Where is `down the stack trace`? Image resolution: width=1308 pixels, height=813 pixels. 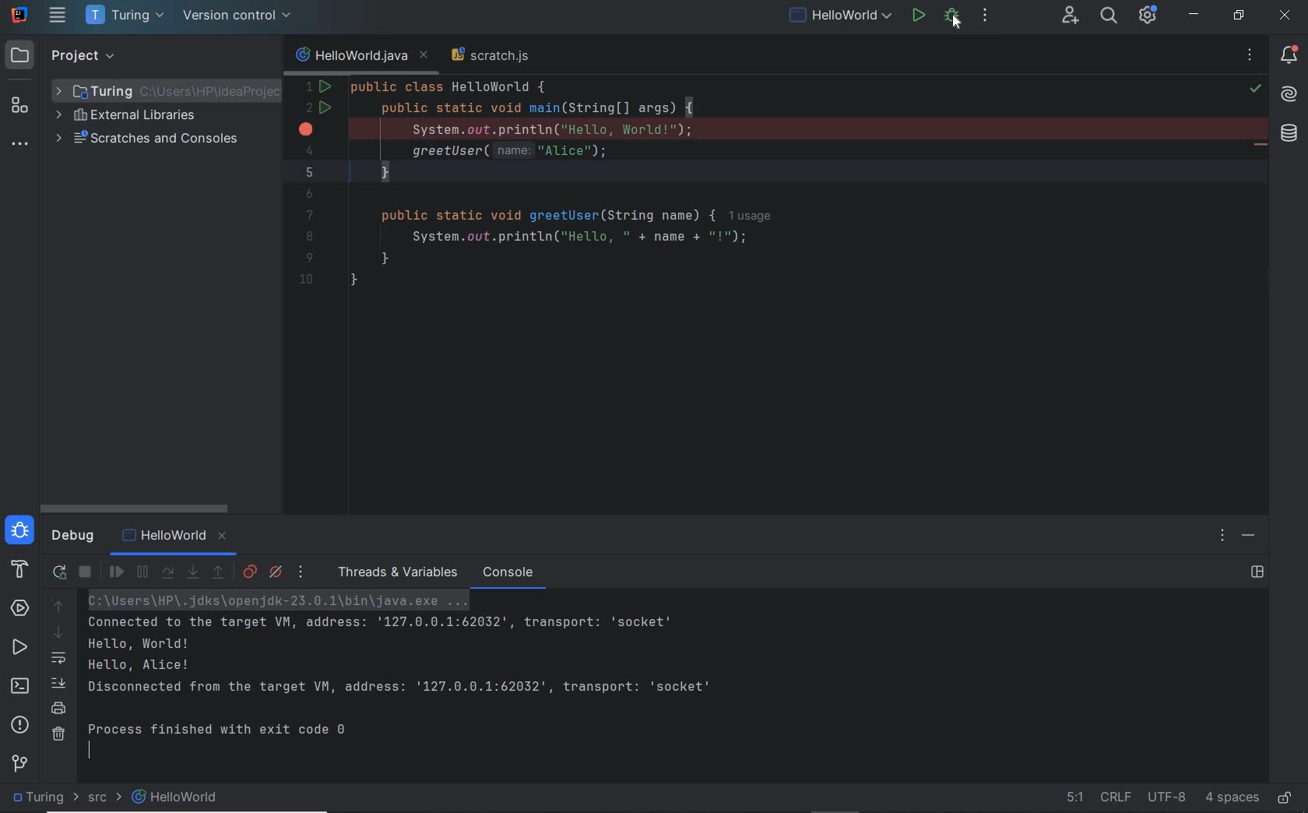 down the stack trace is located at coordinates (58, 633).